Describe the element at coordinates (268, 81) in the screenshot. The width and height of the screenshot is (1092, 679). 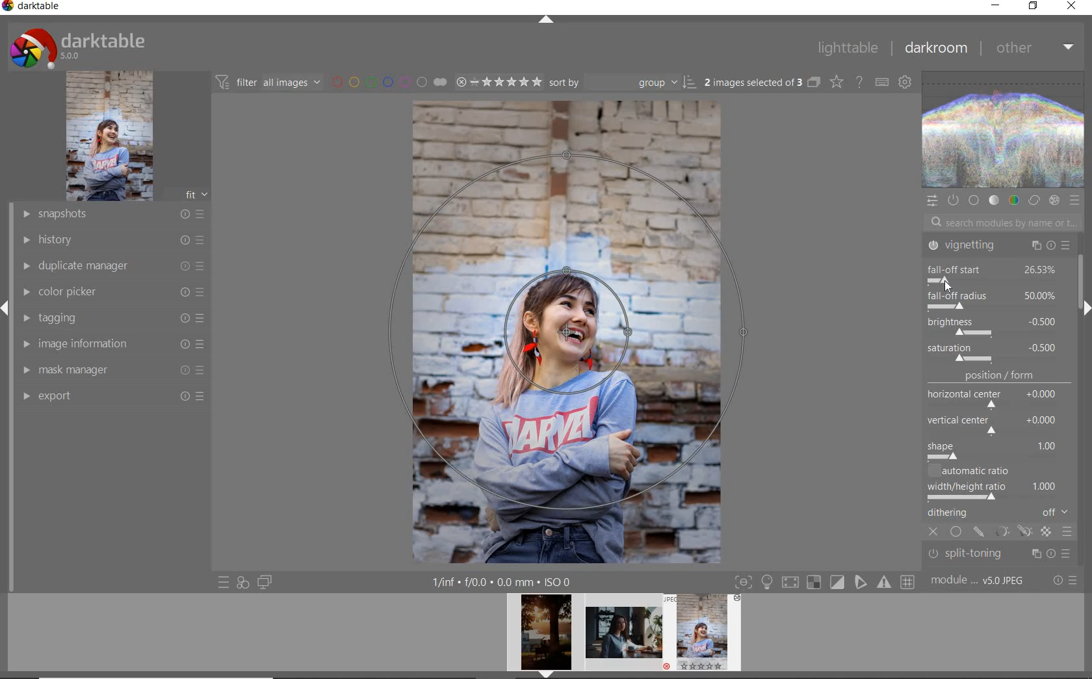
I see `filter image` at that location.